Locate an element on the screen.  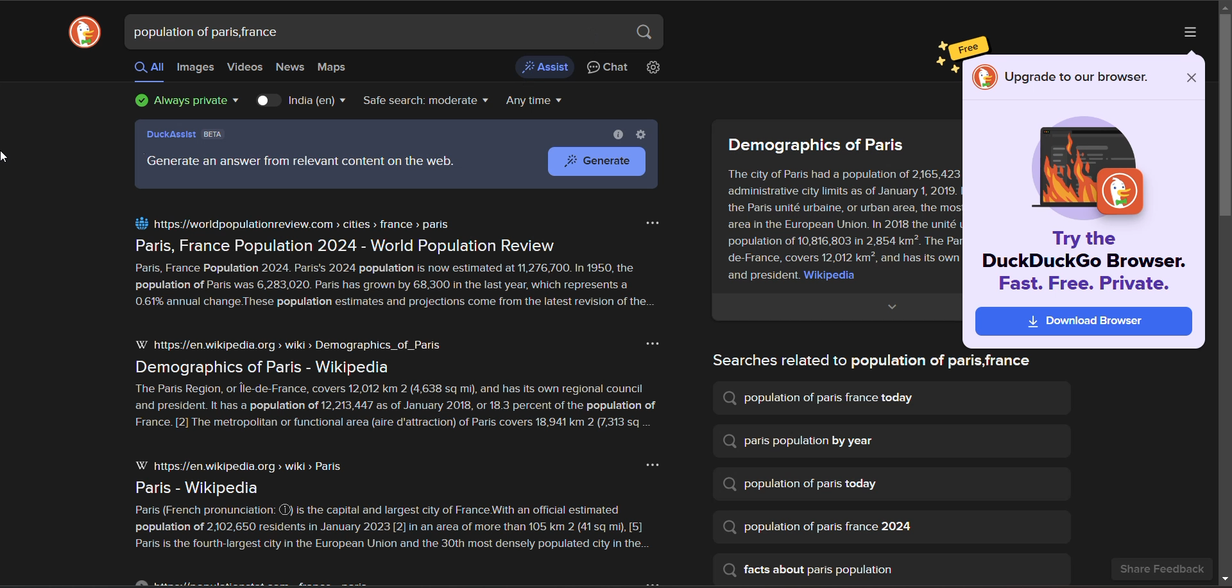
Paris, France Population 2024 - World Population Review is located at coordinates (341, 246).